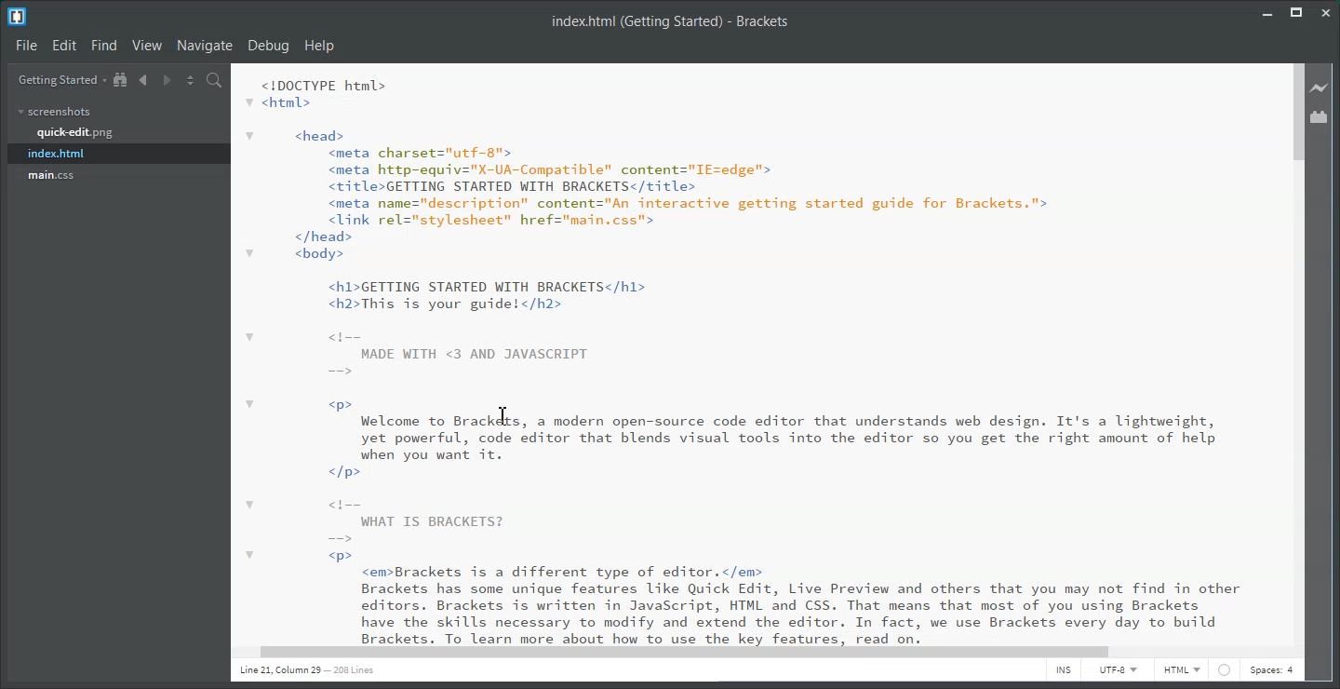  What do you see at coordinates (1119, 671) in the screenshot?
I see `UTF-8` at bounding box center [1119, 671].